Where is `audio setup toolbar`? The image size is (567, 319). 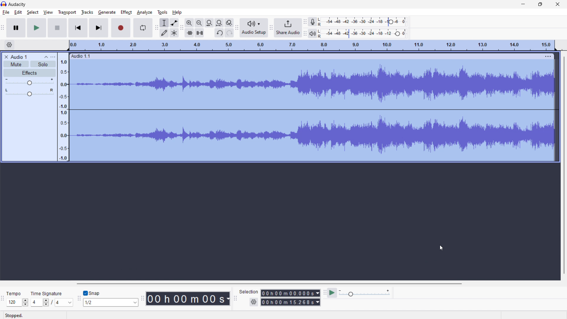
audio setup toolbar is located at coordinates (237, 27).